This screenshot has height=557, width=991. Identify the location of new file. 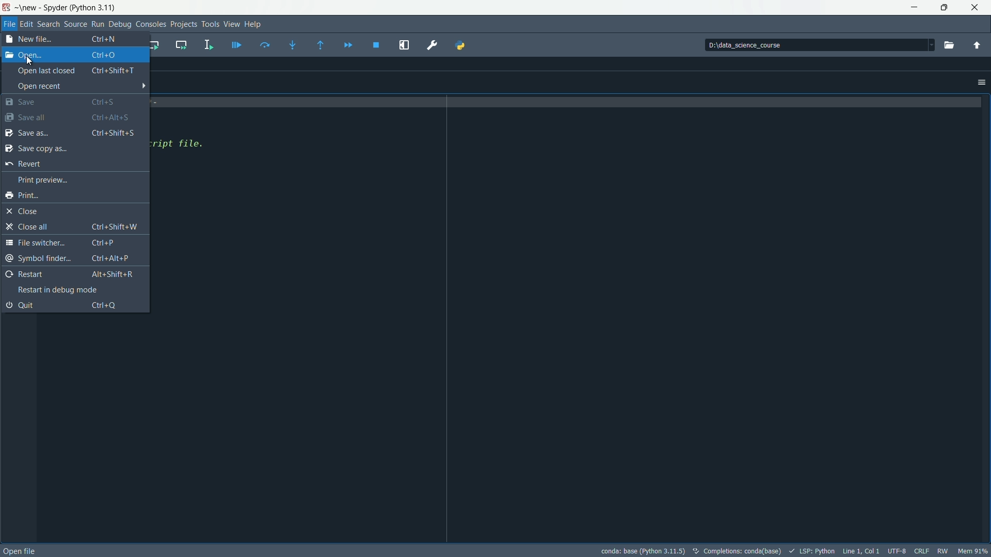
(70, 38).